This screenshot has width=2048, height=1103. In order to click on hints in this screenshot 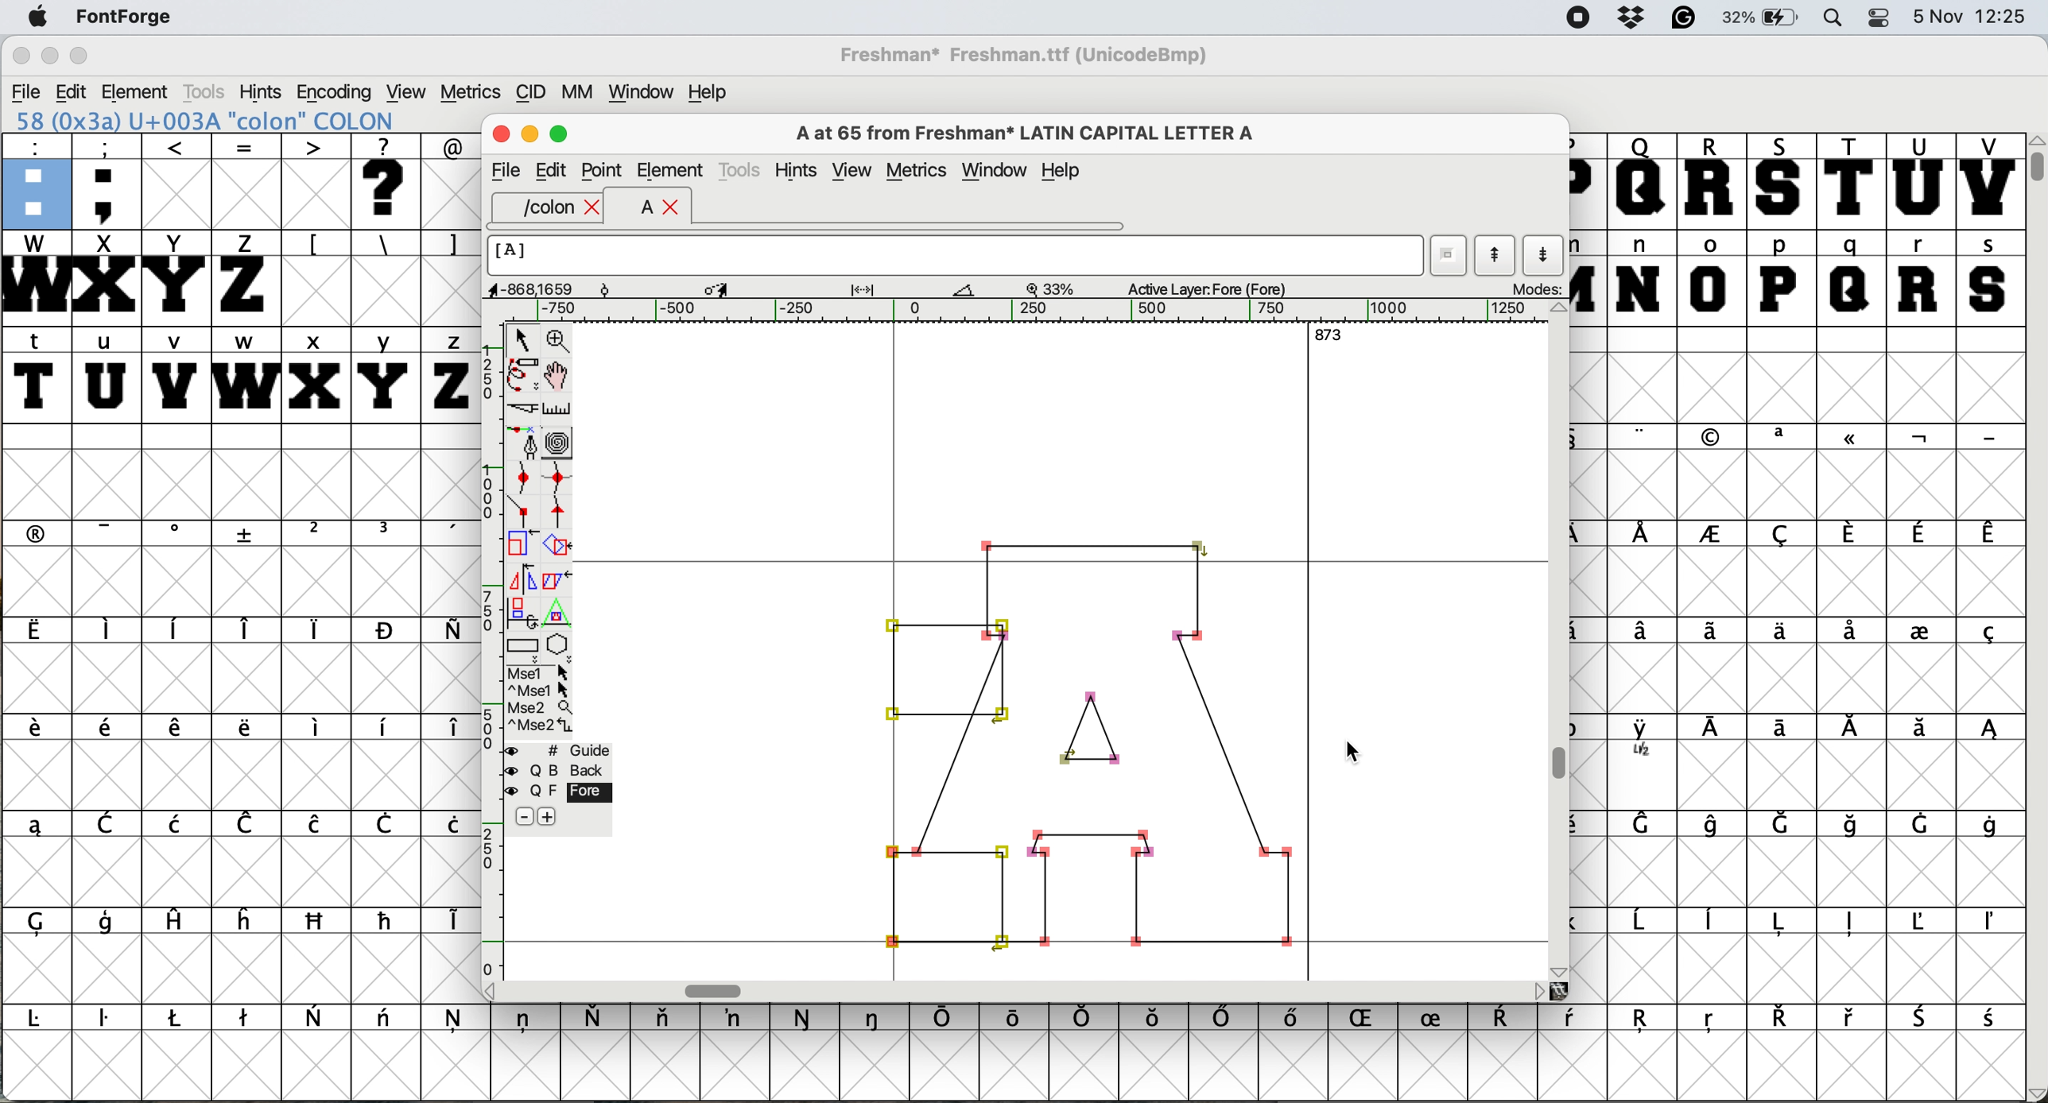, I will do `click(264, 91)`.